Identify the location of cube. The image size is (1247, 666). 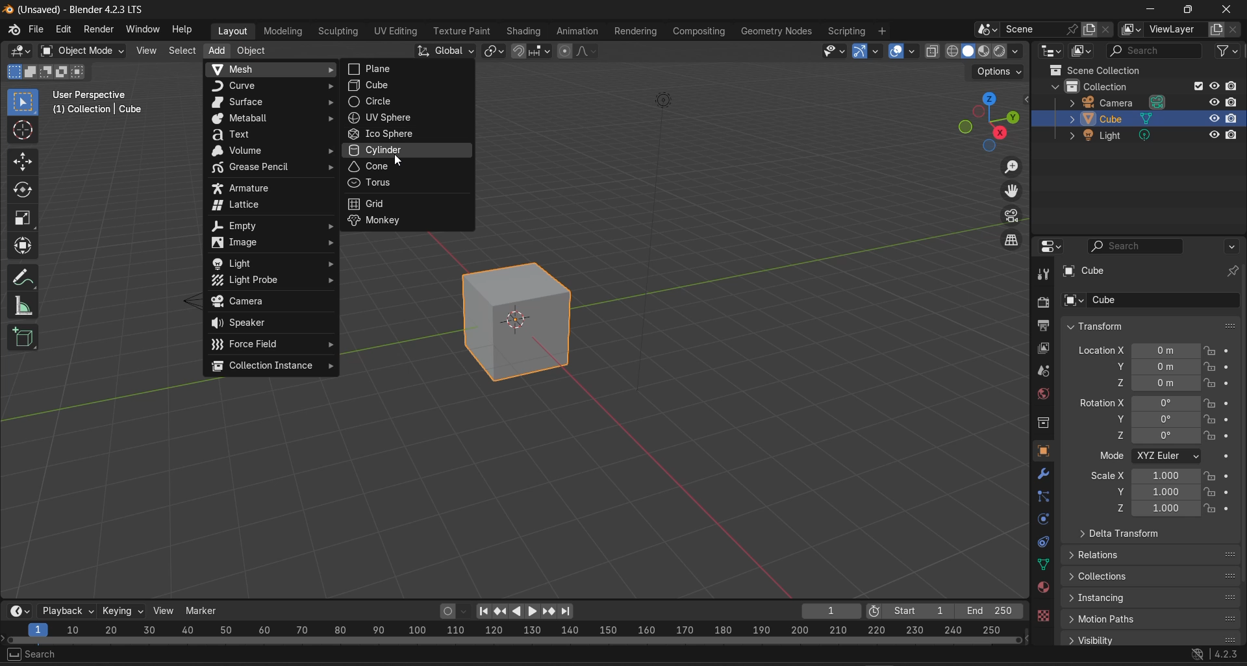
(1120, 117).